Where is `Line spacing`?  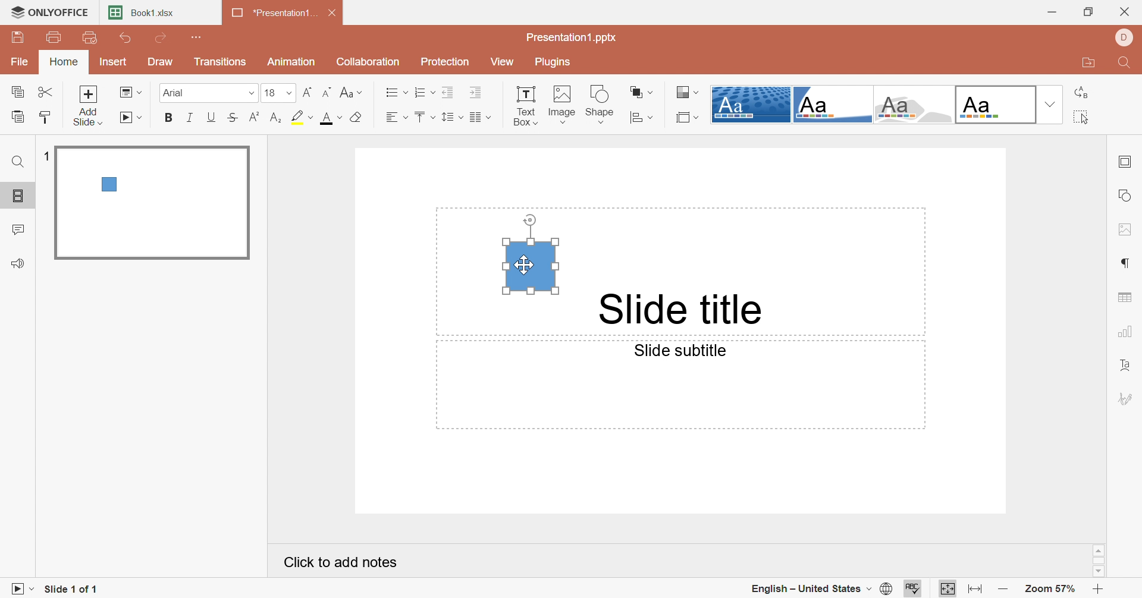 Line spacing is located at coordinates (450, 114).